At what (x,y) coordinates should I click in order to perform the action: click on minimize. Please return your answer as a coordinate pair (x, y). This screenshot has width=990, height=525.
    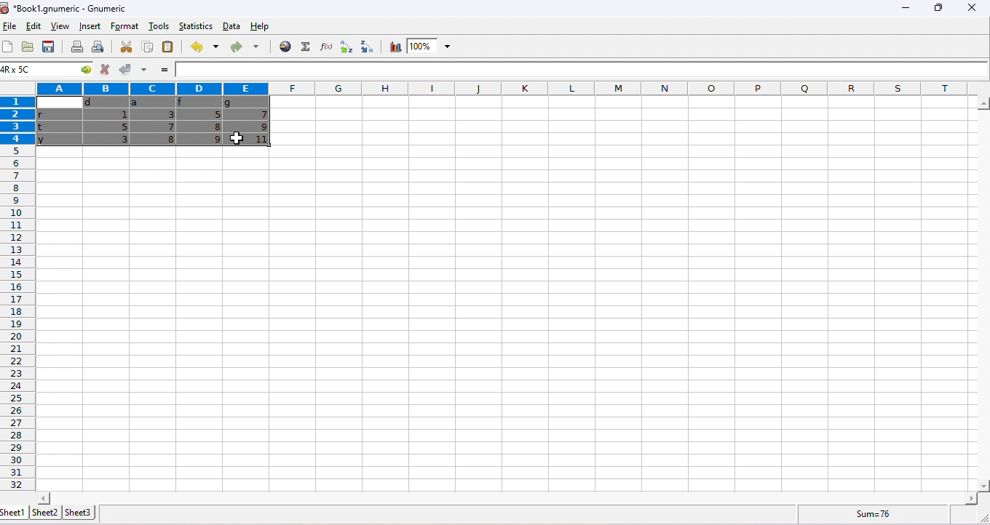
    Looking at the image, I should click on (903, 10).